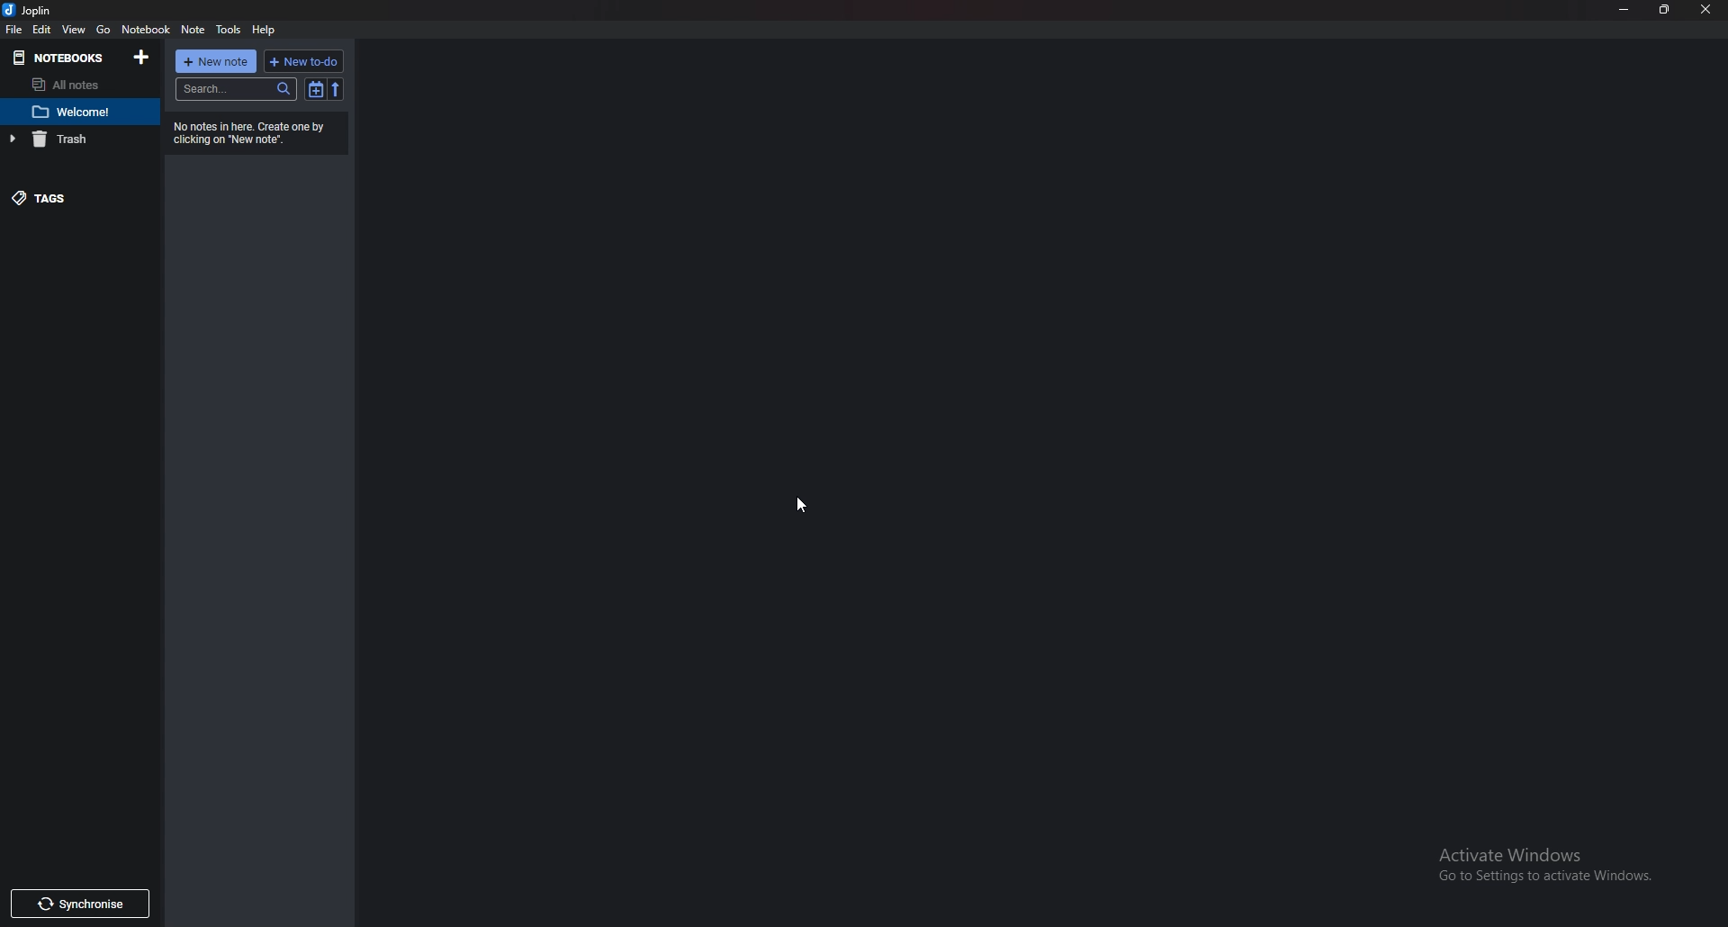  What do you see at coordinates (805, 508) in the screenshot?
I see `cursor` at bounding box center [805, 508].